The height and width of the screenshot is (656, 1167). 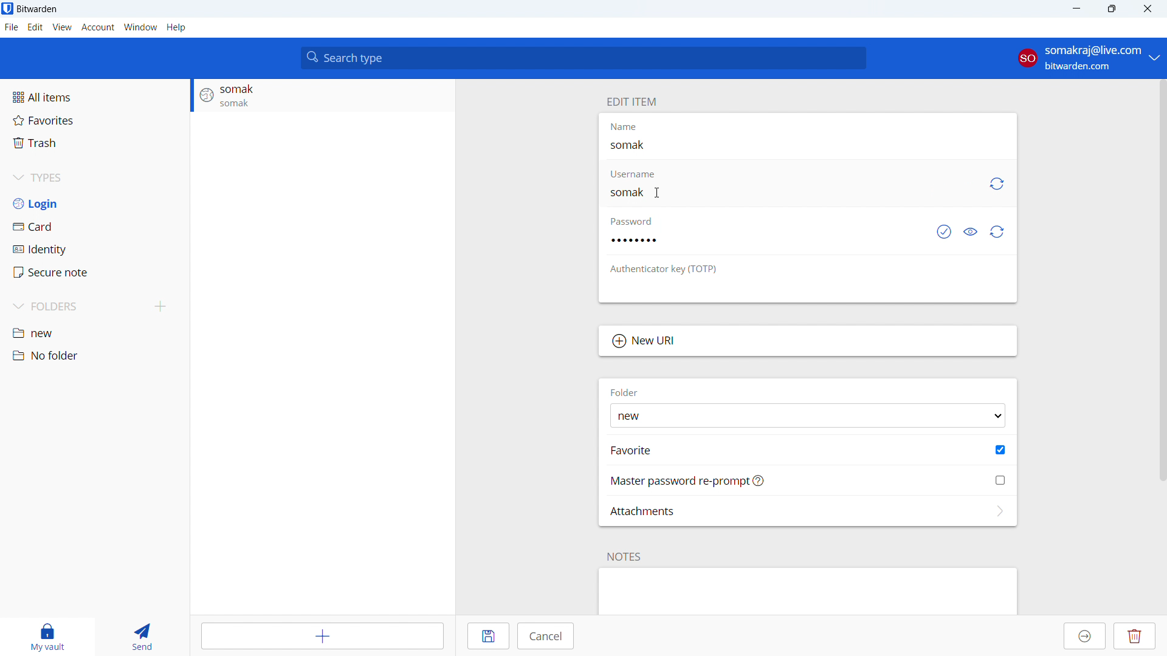 What do you see at coordinates (637, 172) in the screenshot?
I see `username` at bounding box center [637, 172].